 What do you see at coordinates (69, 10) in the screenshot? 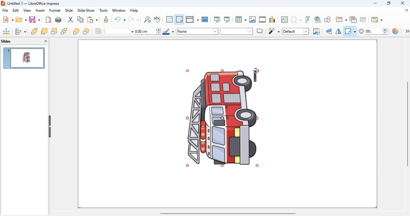
I see `slide` at bounding box center [69, 10].